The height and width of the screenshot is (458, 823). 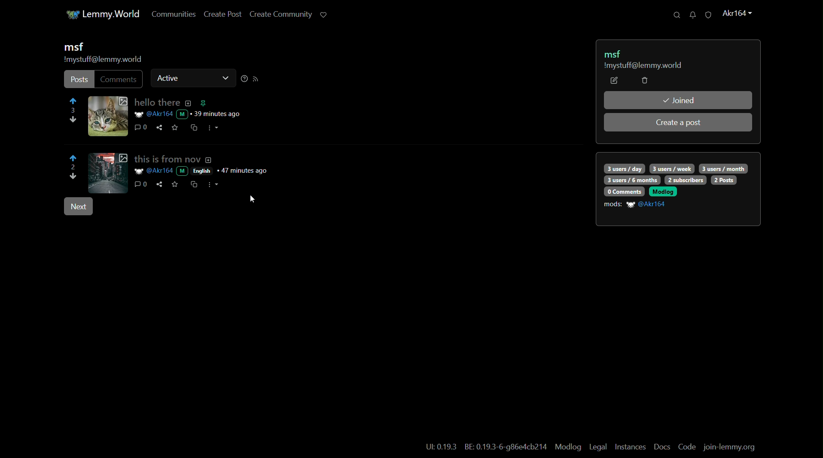 I want to click on icon, so click(x=69, y=15).